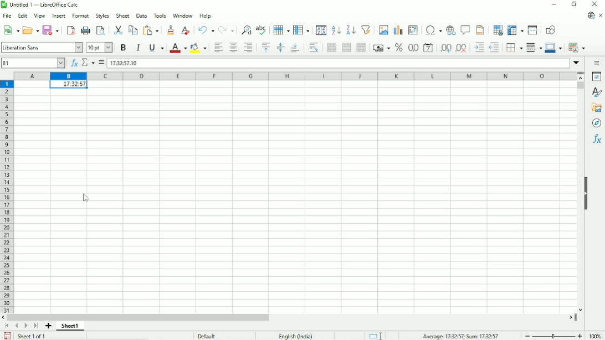 This screenshot has height=340, width=605. I want to click on Redo, so click(226, 30).